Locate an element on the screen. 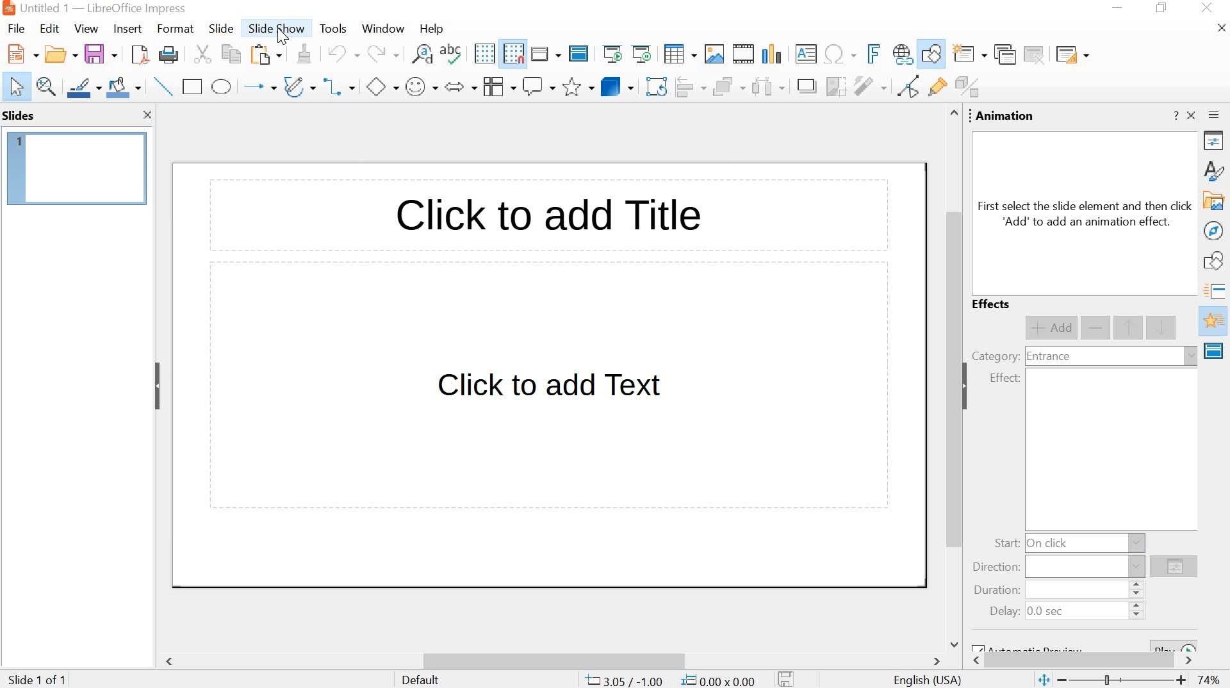 The height and width of the screenshot is (688, 1230). crop image is located at coordinates (835, 86).